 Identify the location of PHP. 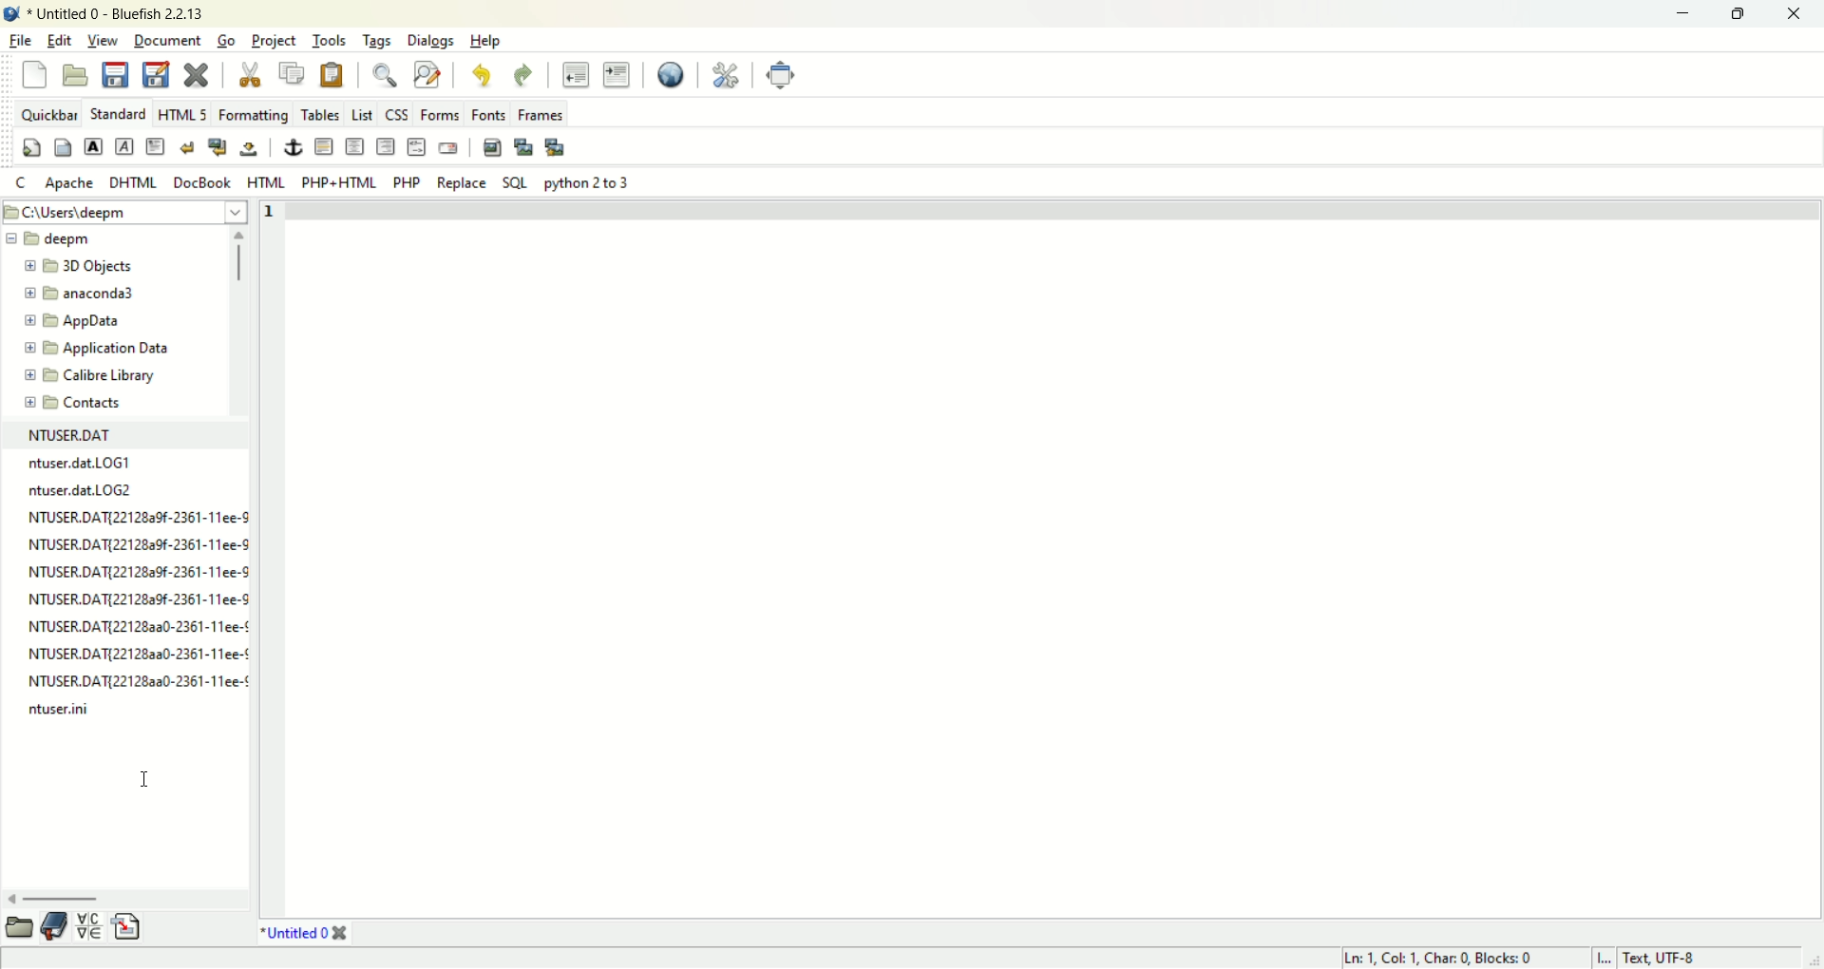
(405, 180).